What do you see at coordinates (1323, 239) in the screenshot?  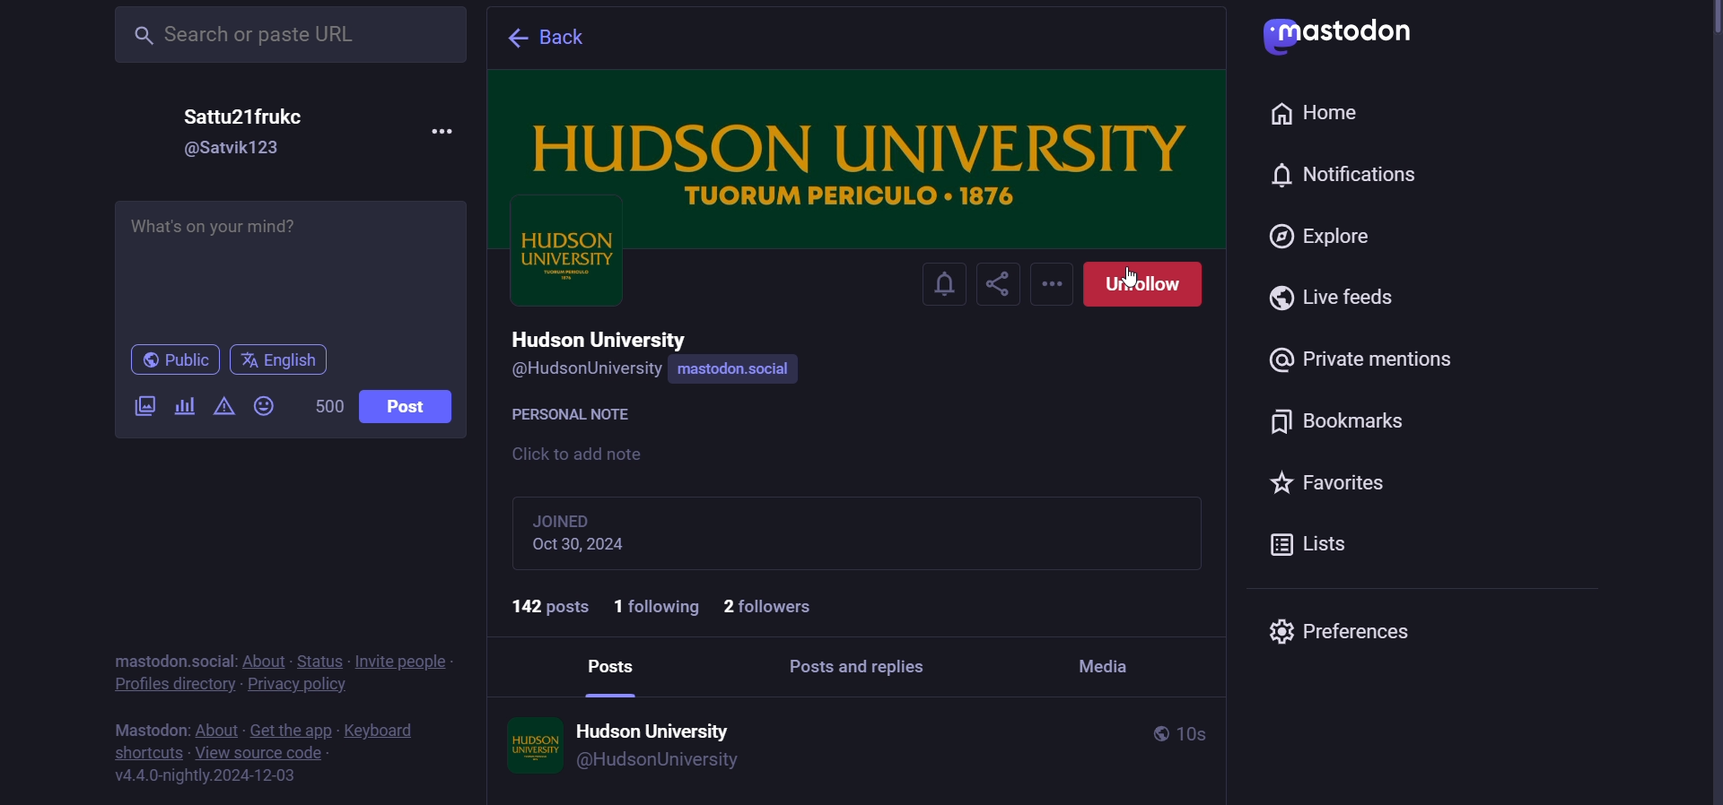 I see `explore` at bounding box center [1323, 239].